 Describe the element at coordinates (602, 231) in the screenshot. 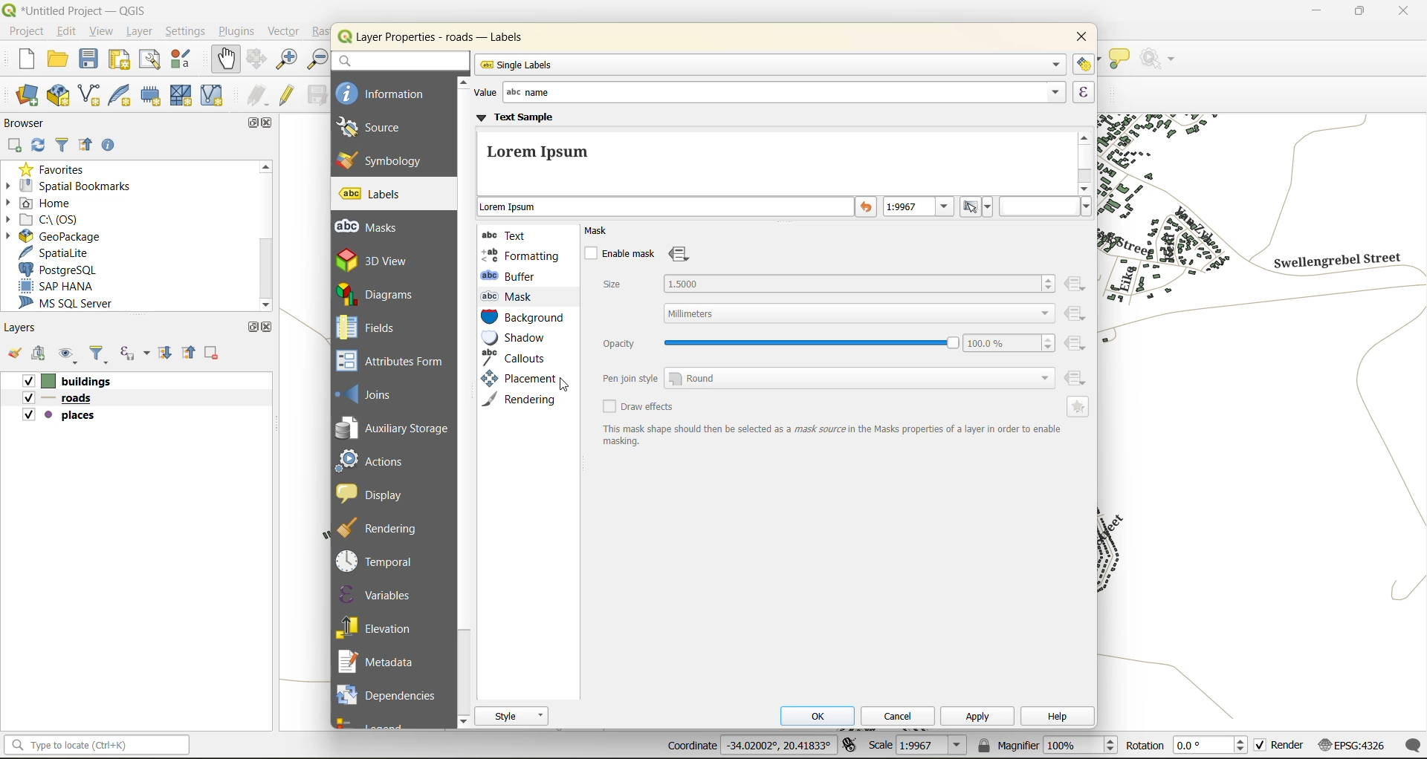

I see `mask` at that location.